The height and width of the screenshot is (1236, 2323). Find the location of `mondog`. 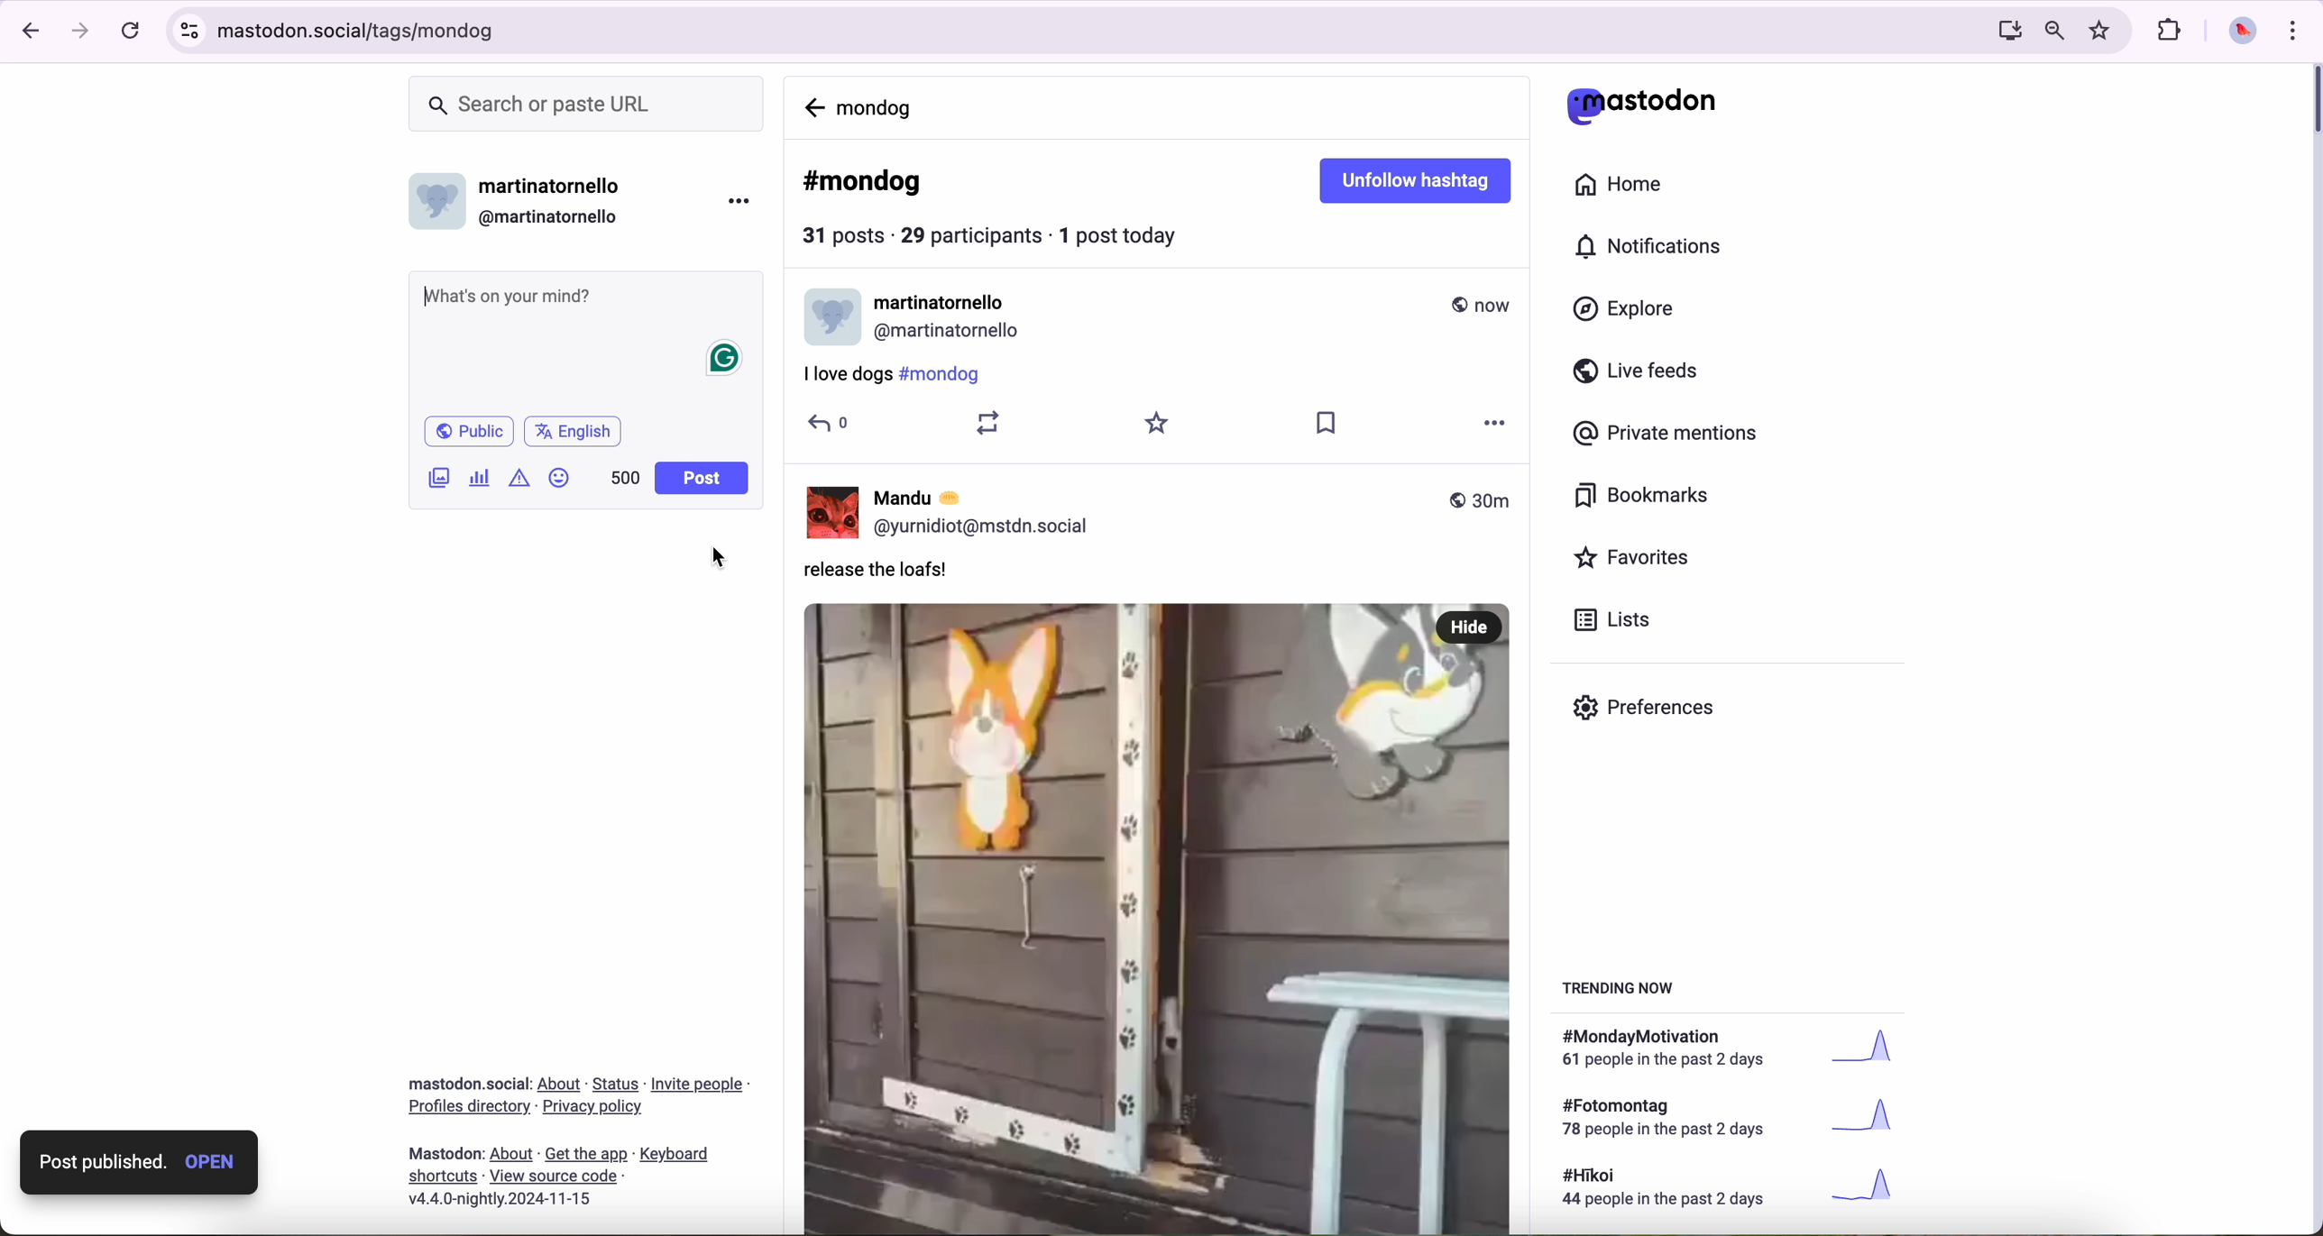

mondog is located at coordinates (879, 106).